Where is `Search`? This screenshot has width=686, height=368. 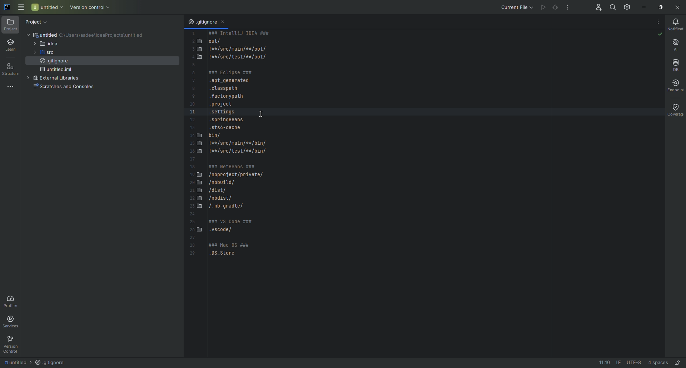
Search is located at coordinates (611, 7).